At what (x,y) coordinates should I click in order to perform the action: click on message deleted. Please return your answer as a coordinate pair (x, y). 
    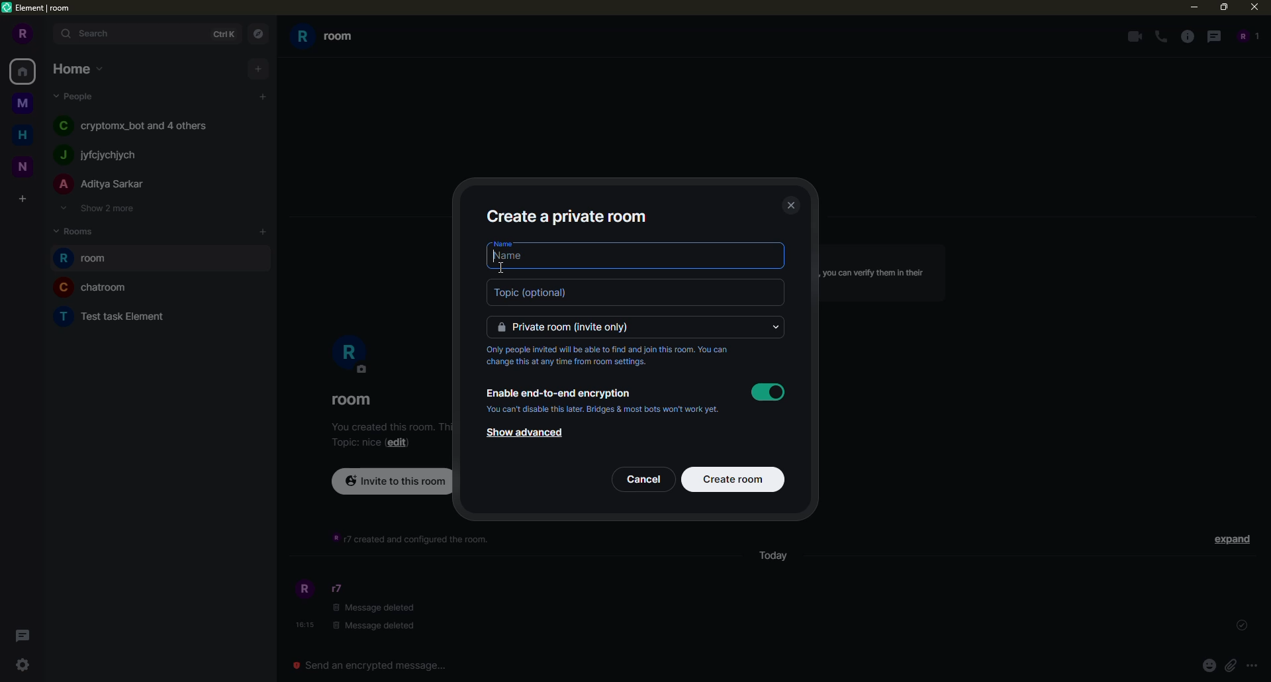
    Looking at the image, I should click on (380, 616).